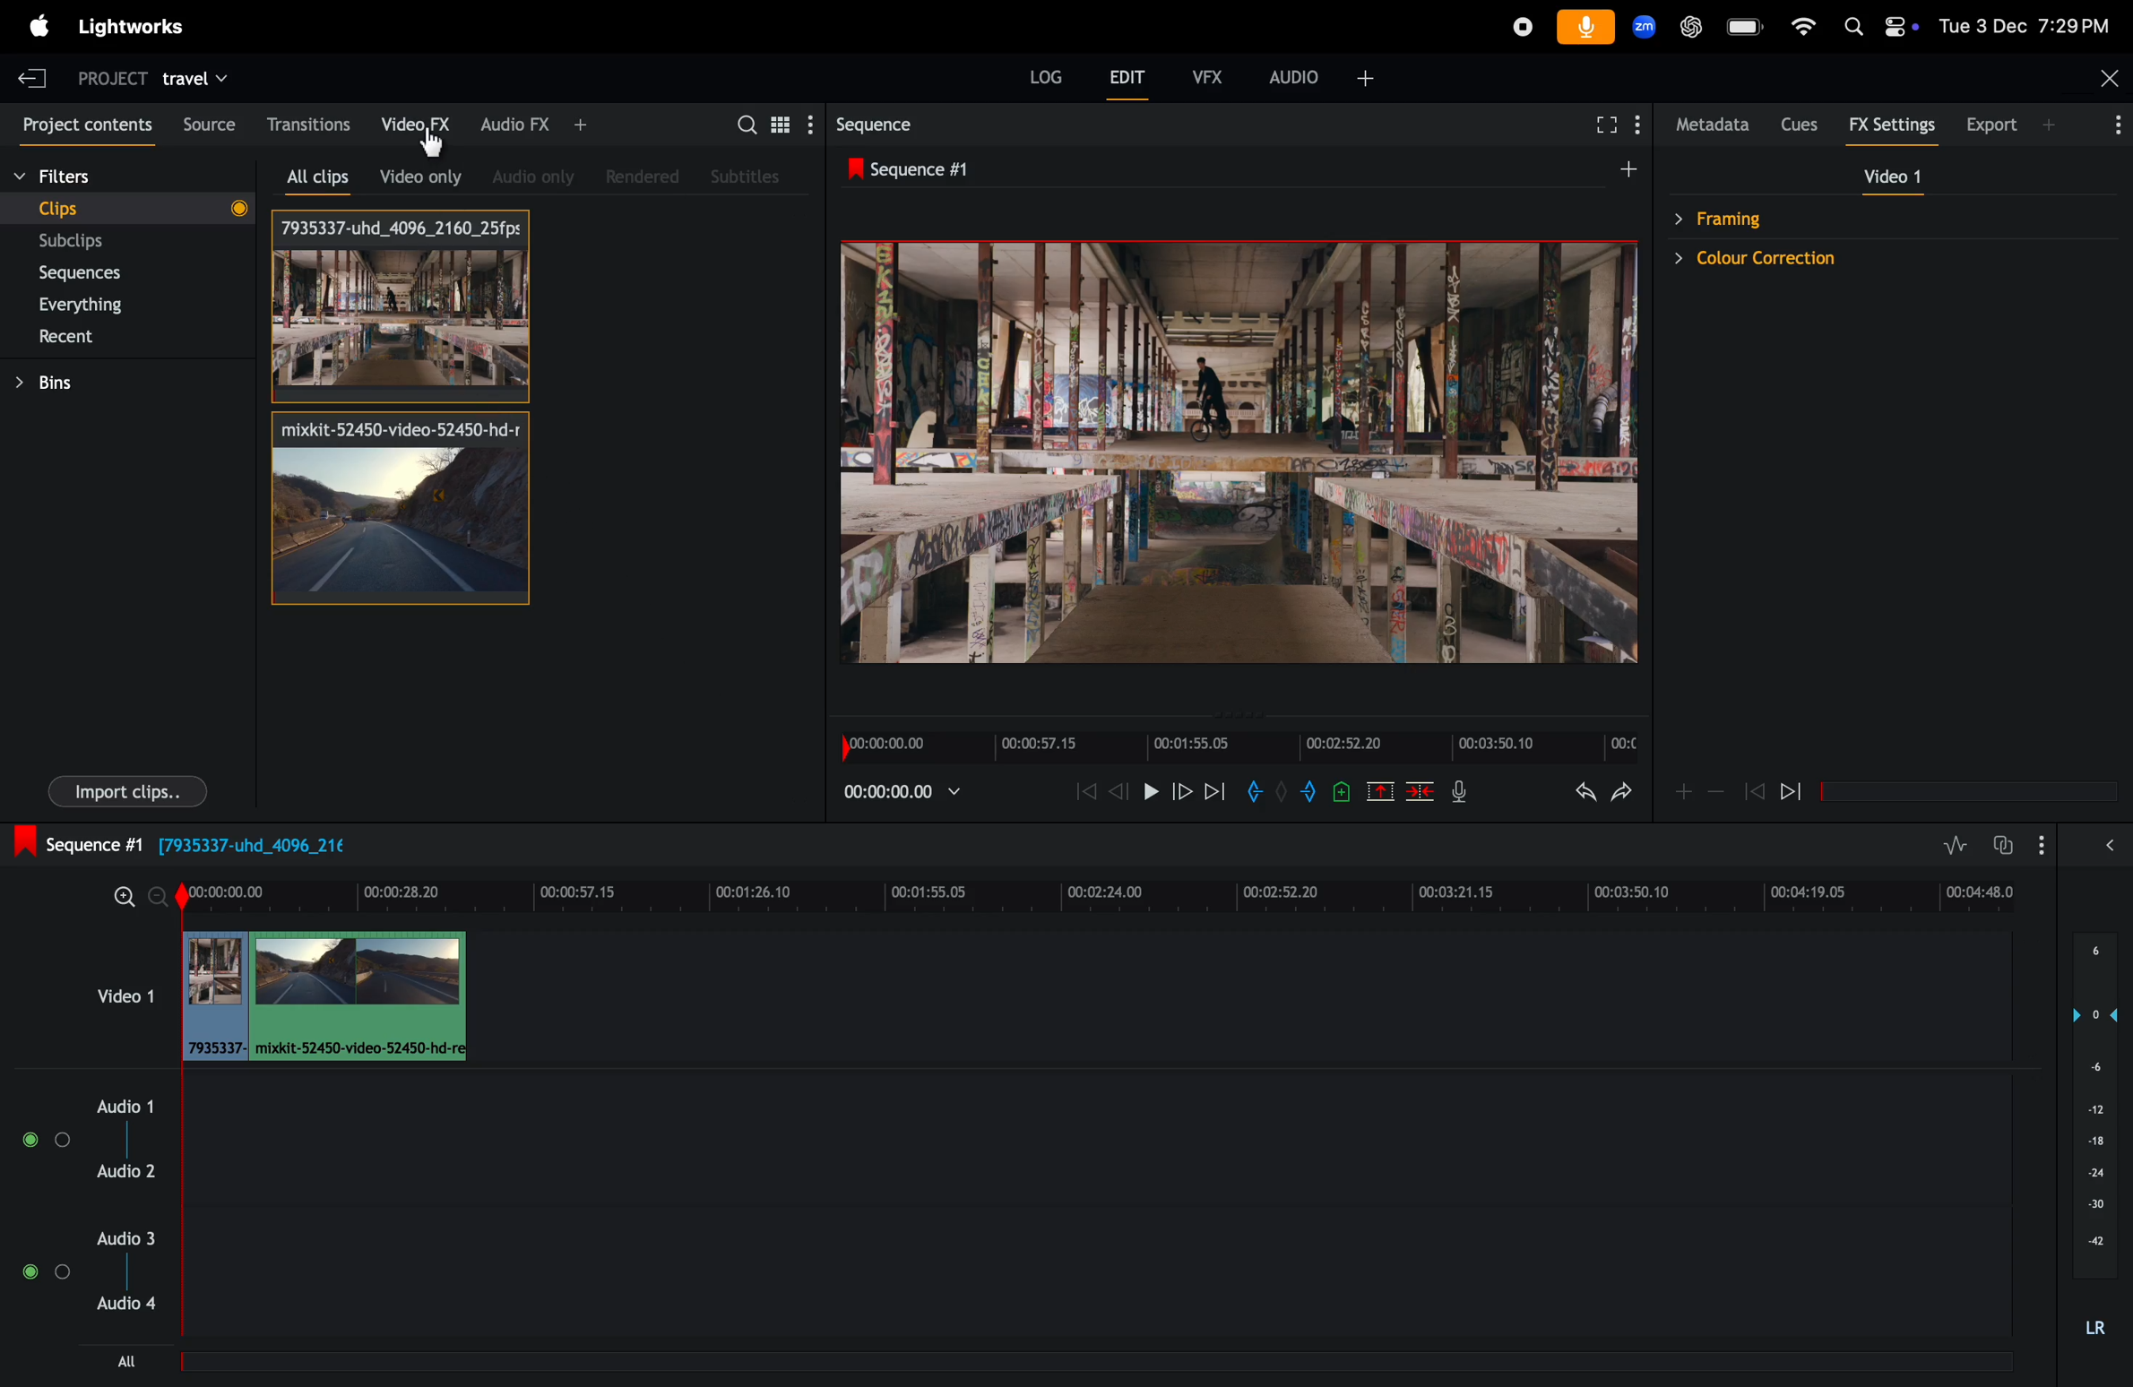 This screenshot has width=2133, height=1387. What do you see at coordinates (204, 120) in the screenshot?
I see `Source` at bounding box center [204, 120].